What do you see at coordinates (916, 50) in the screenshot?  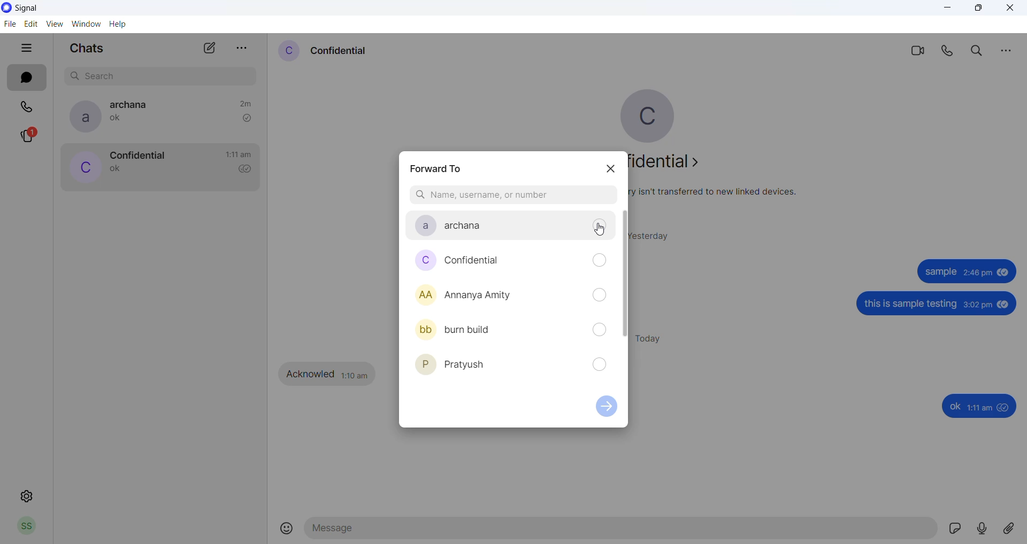 I see `video call` at bounding box center [916, 50].